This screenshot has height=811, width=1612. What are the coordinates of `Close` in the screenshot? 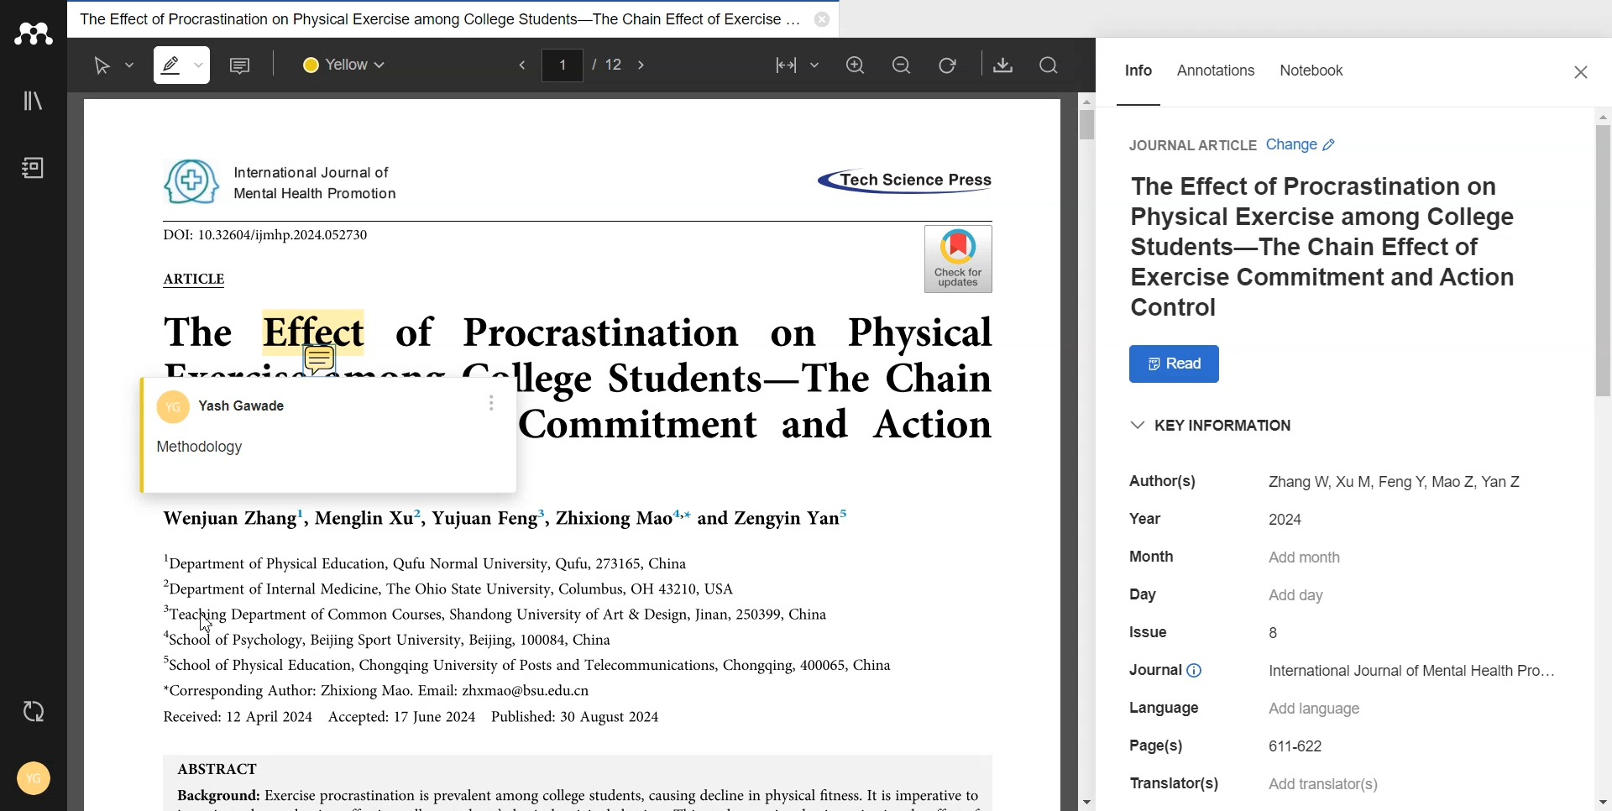 It's located at (1584, 75).